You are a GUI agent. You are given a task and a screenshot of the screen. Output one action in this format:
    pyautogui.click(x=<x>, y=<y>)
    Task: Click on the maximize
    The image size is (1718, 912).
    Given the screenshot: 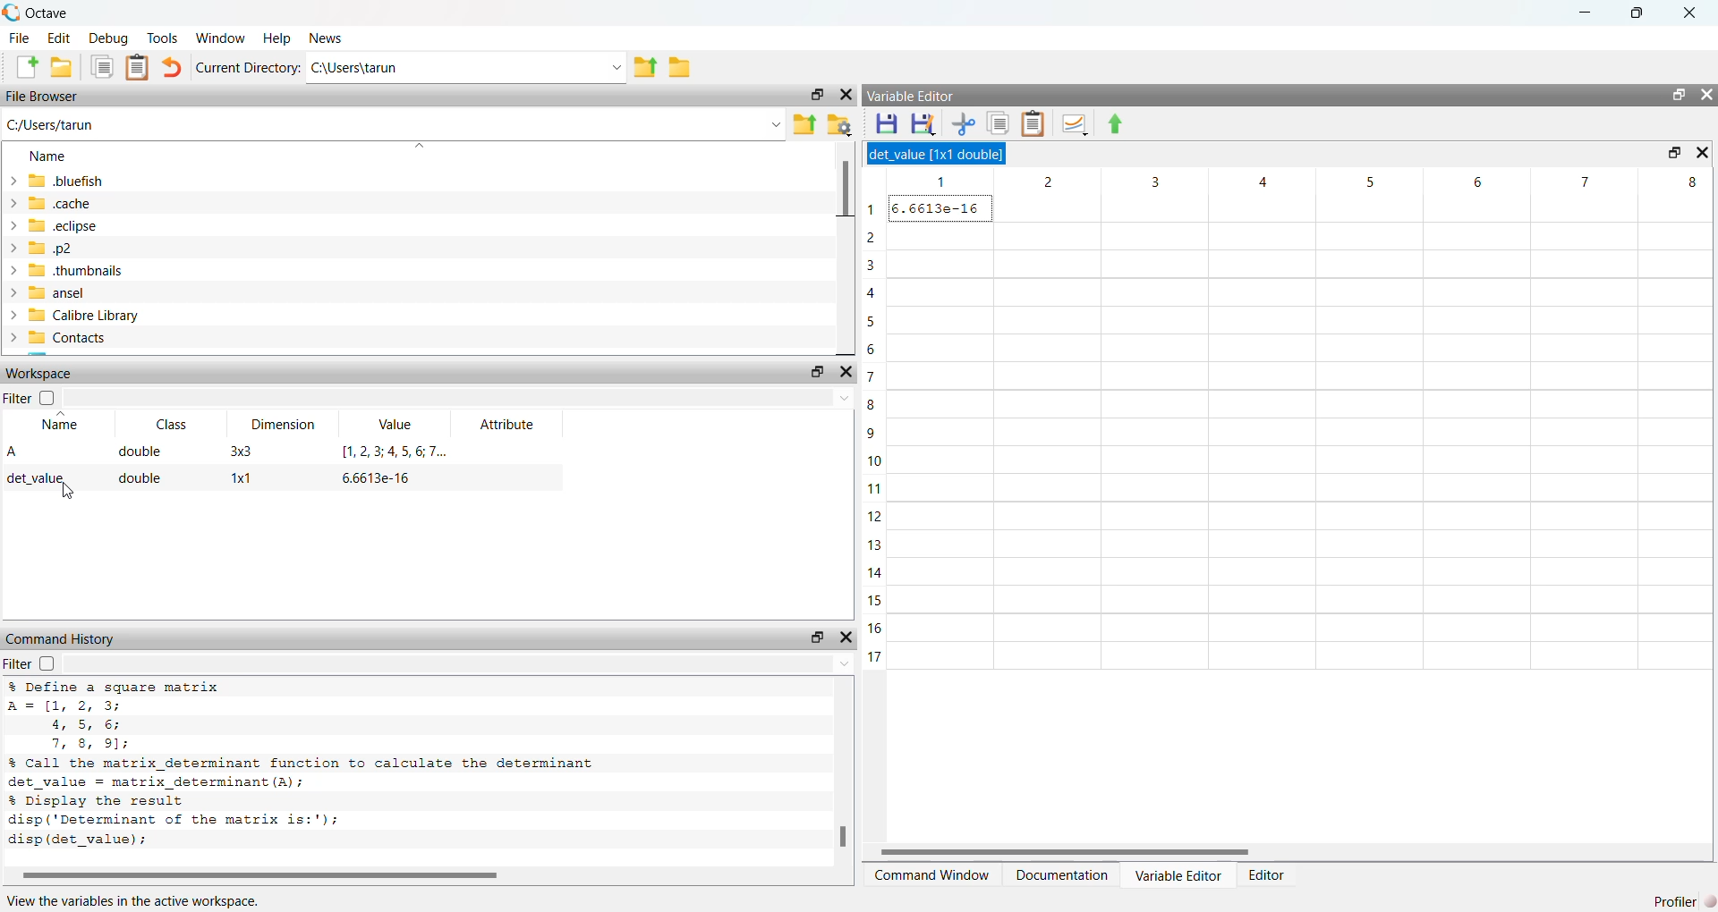 What is the action you would take?
    pyautogui.click(x=1678, y=95)
    